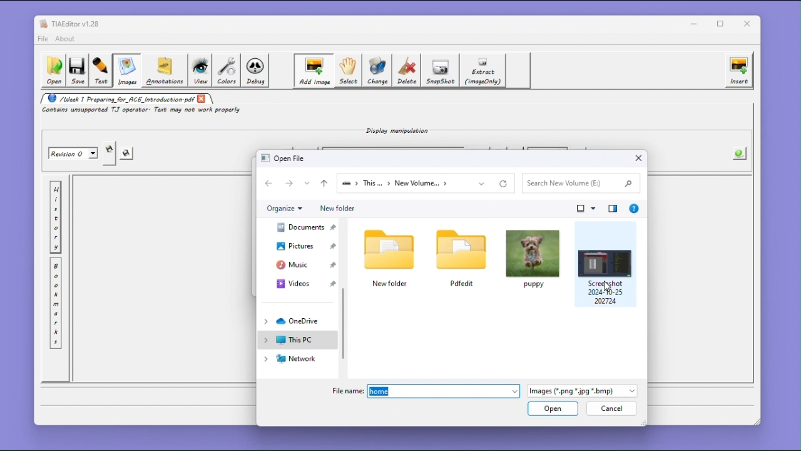 The image size is (801, 451). What do you see at coordinates (290, 183) in the screenshot?
I see `go forward` at bounding box center [290, 183].